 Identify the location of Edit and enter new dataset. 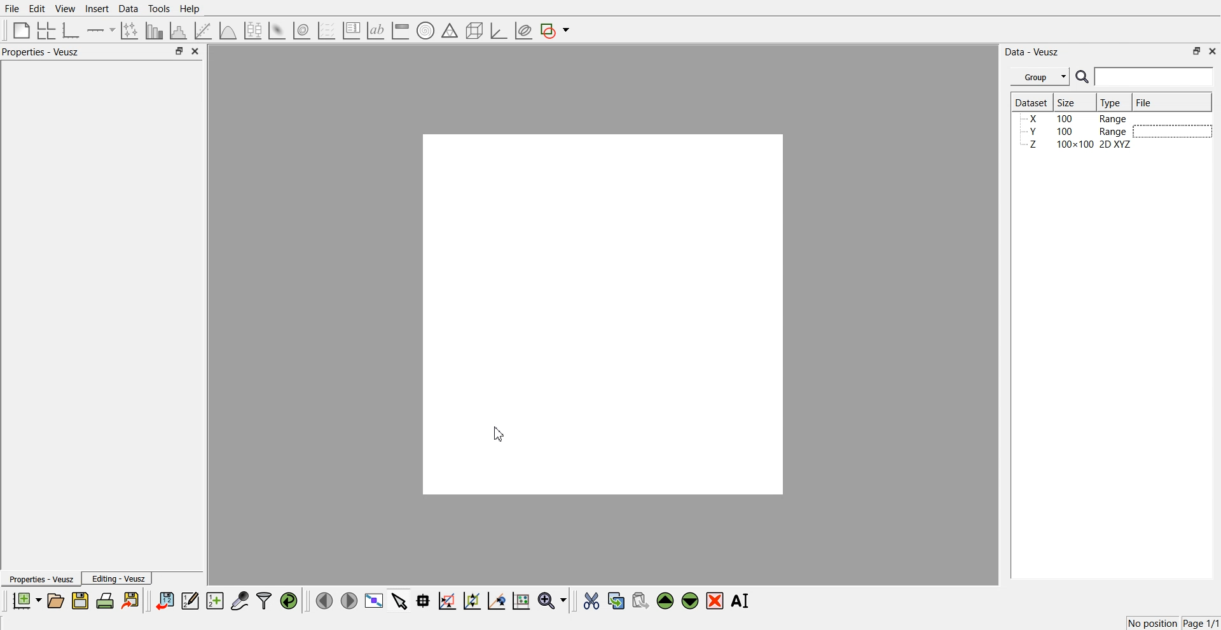
(190, 600).